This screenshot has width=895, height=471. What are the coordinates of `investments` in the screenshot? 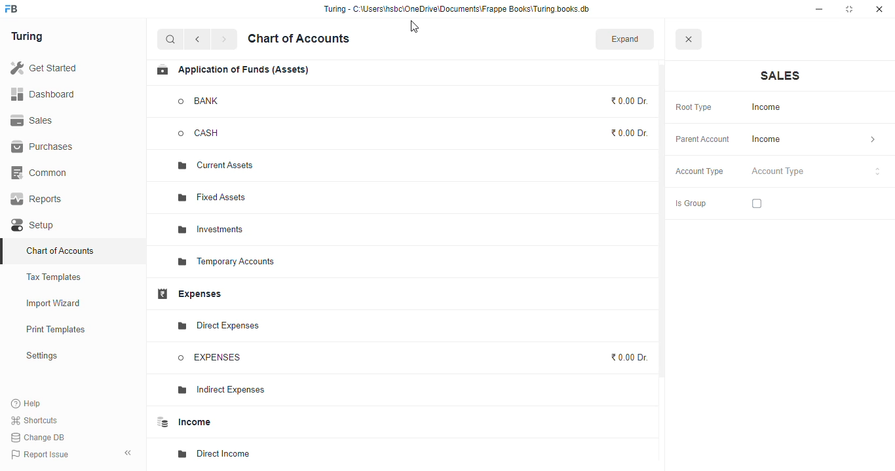 It's located at (210, 230).